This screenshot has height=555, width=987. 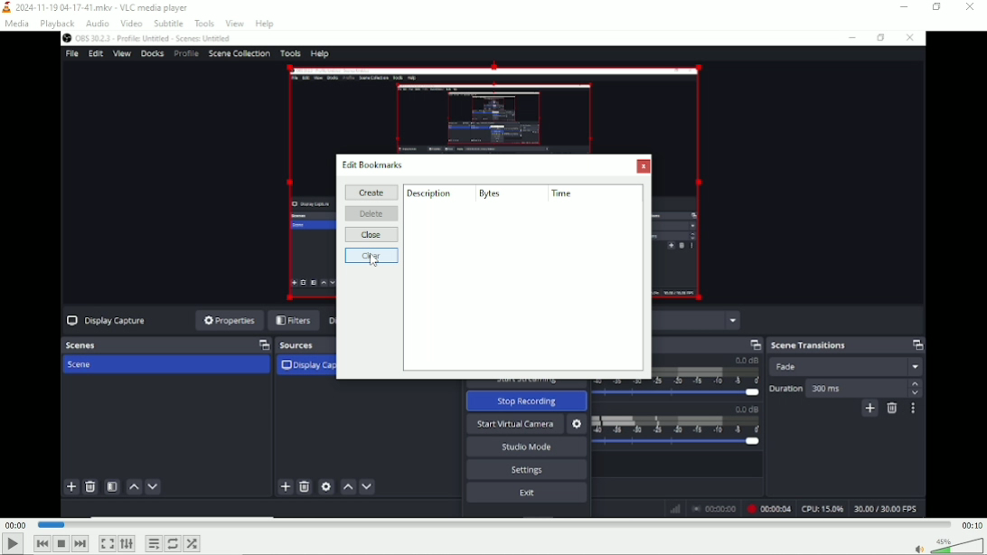 I want to click on Play duration, so click(x=493, y=523).